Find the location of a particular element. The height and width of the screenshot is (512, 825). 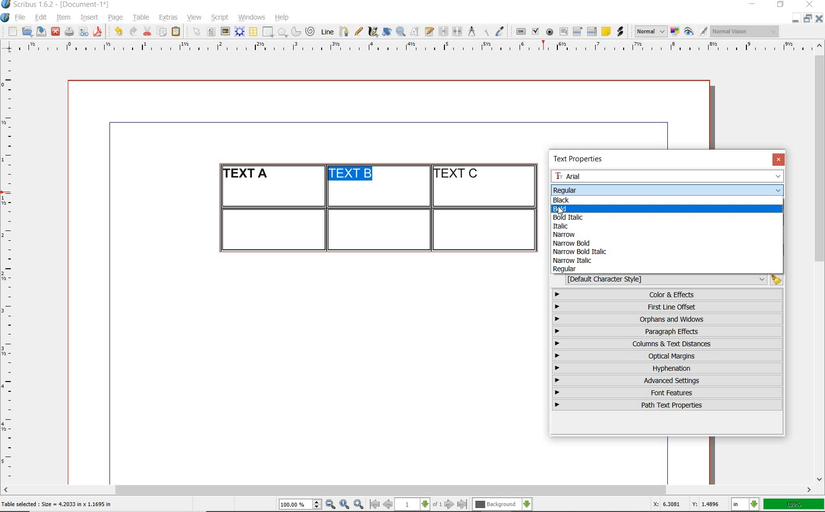

copy item properties is located at coordinates (485, 31).